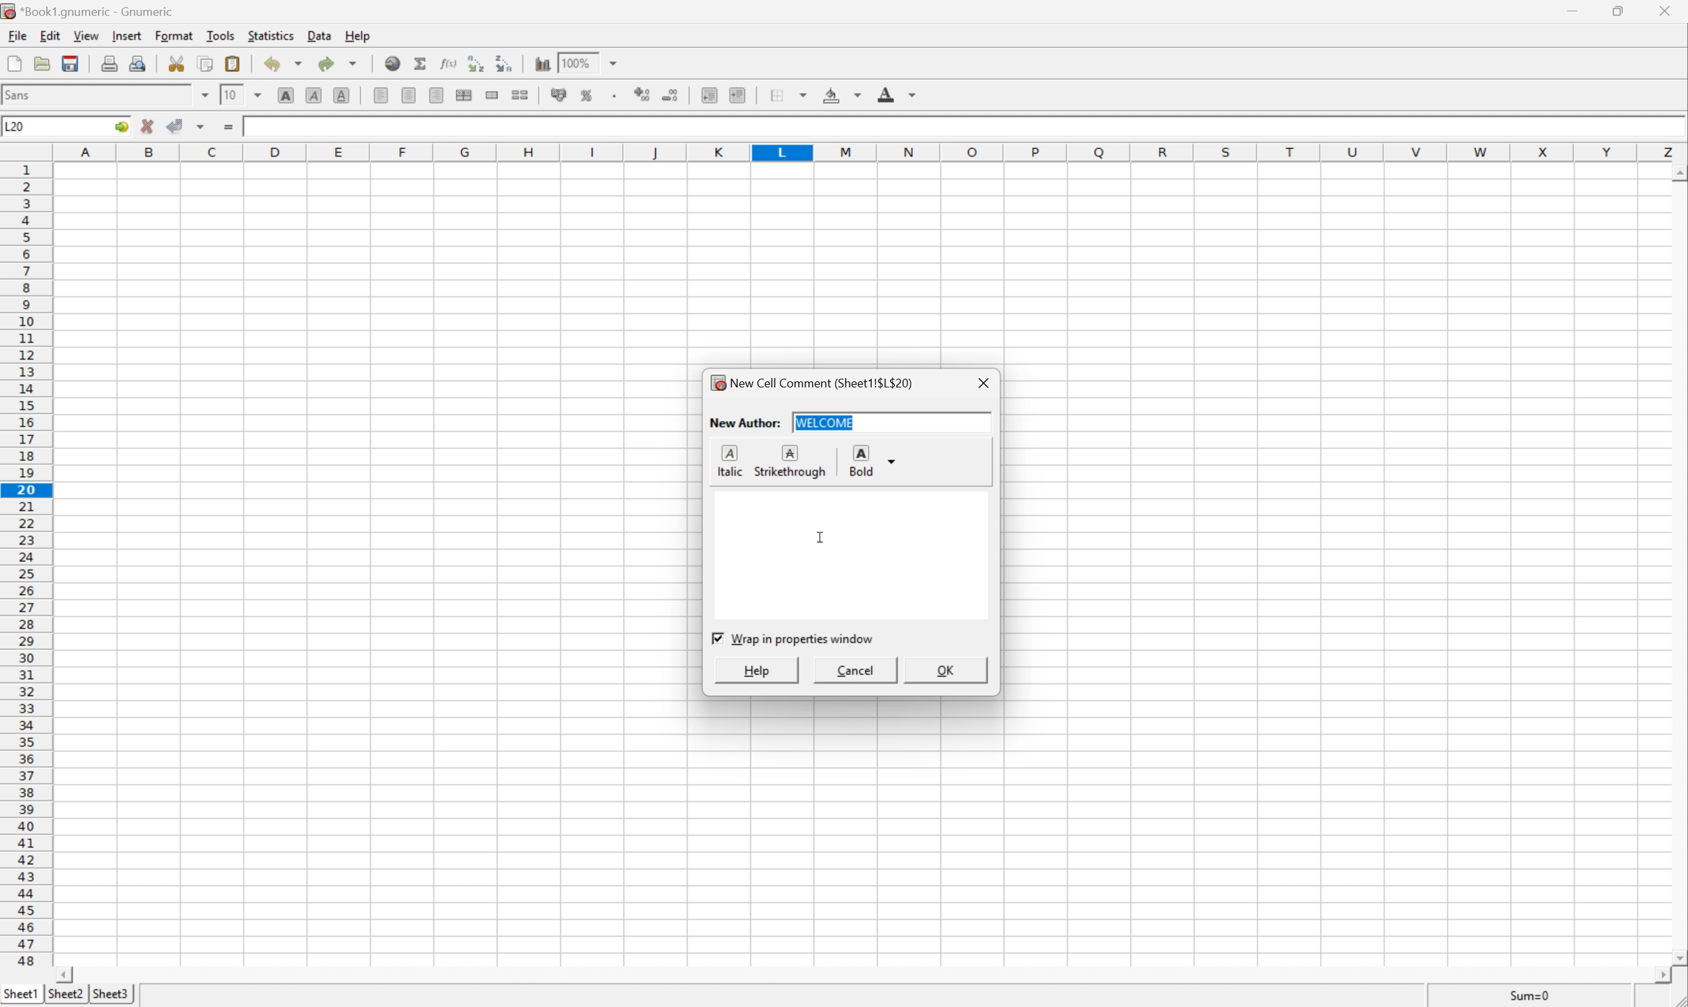  What do you see at coordinates (204, 94) in the screenshot?
I see `Drop Down` at bounding box center [204, 94].